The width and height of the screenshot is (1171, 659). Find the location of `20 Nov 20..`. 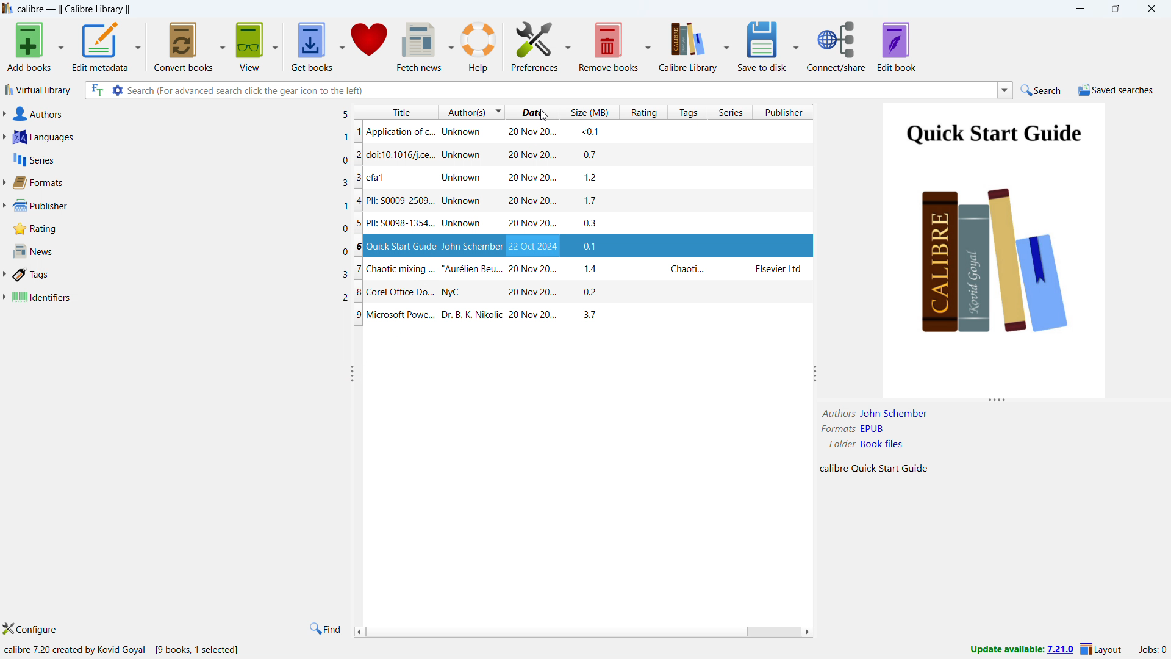

20 Nov 20.. is located at coordinates (534, 247).